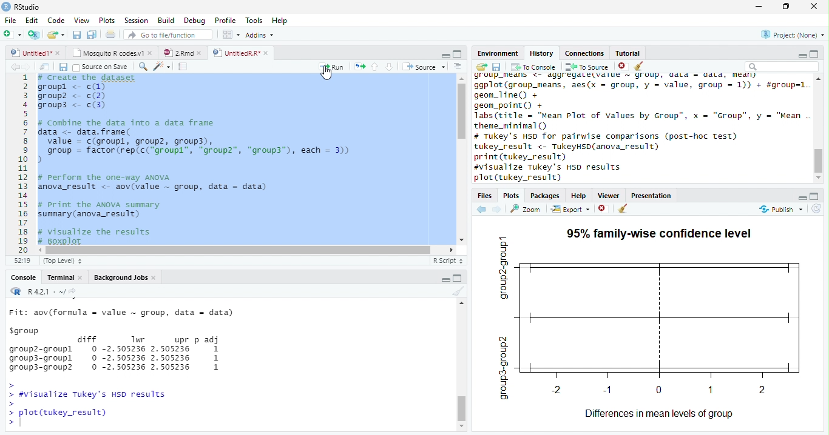 This screenshot has width=829, height=435. What do you see at coordinates (542, 53) in the screenshot?
I see `History` at bounding box center [542, 53].